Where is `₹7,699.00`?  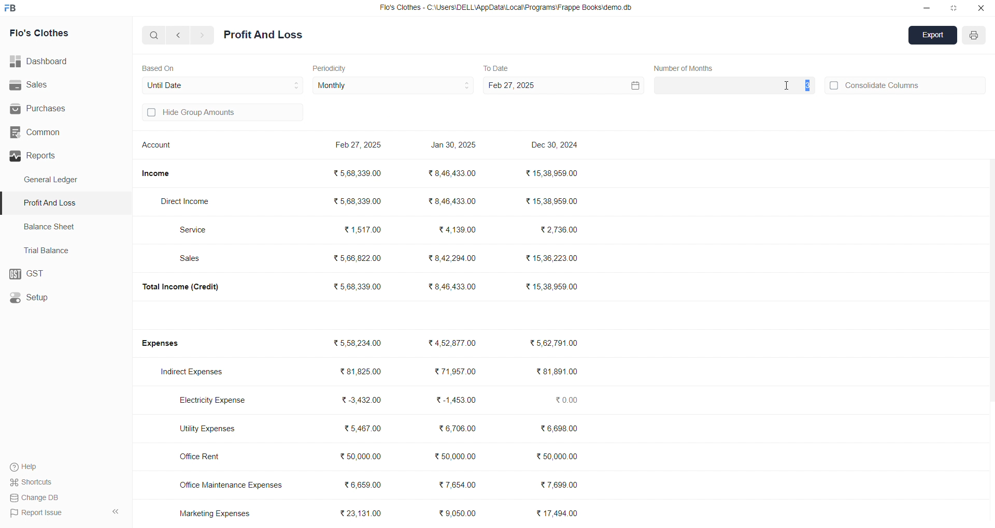
₹7,699.00 is located at coordinates (560, 483).